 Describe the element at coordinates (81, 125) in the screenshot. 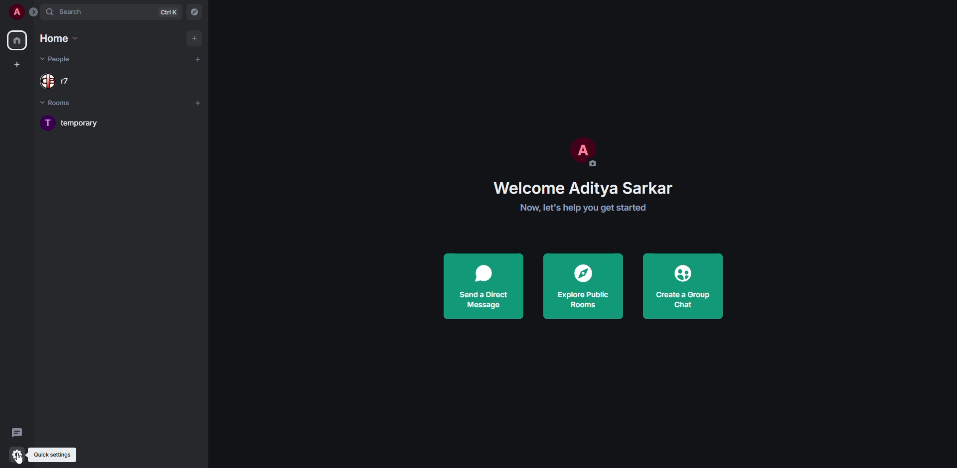

I see `room` at that location.